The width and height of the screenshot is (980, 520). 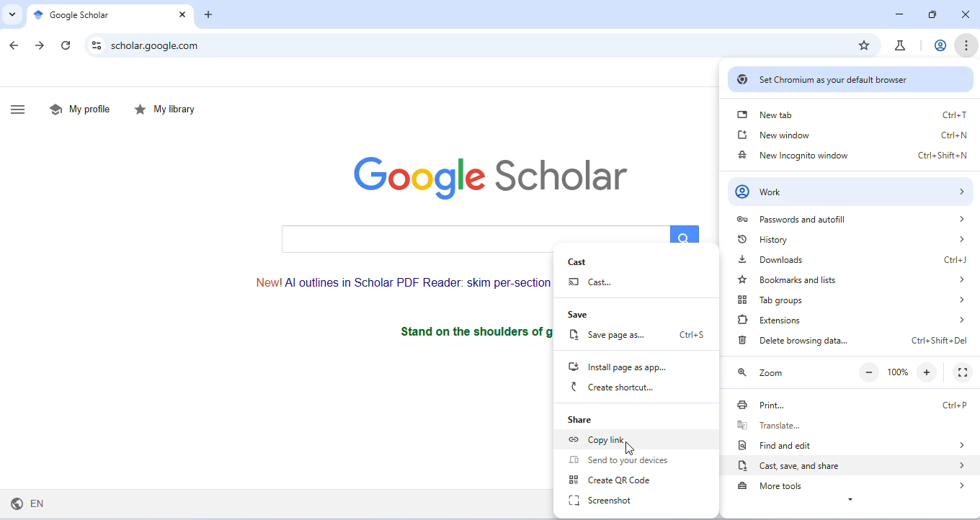 What do you see at coordinates (863, 45) in the screenshot?
I see `add bookmark` at bounding box center [863, 45].